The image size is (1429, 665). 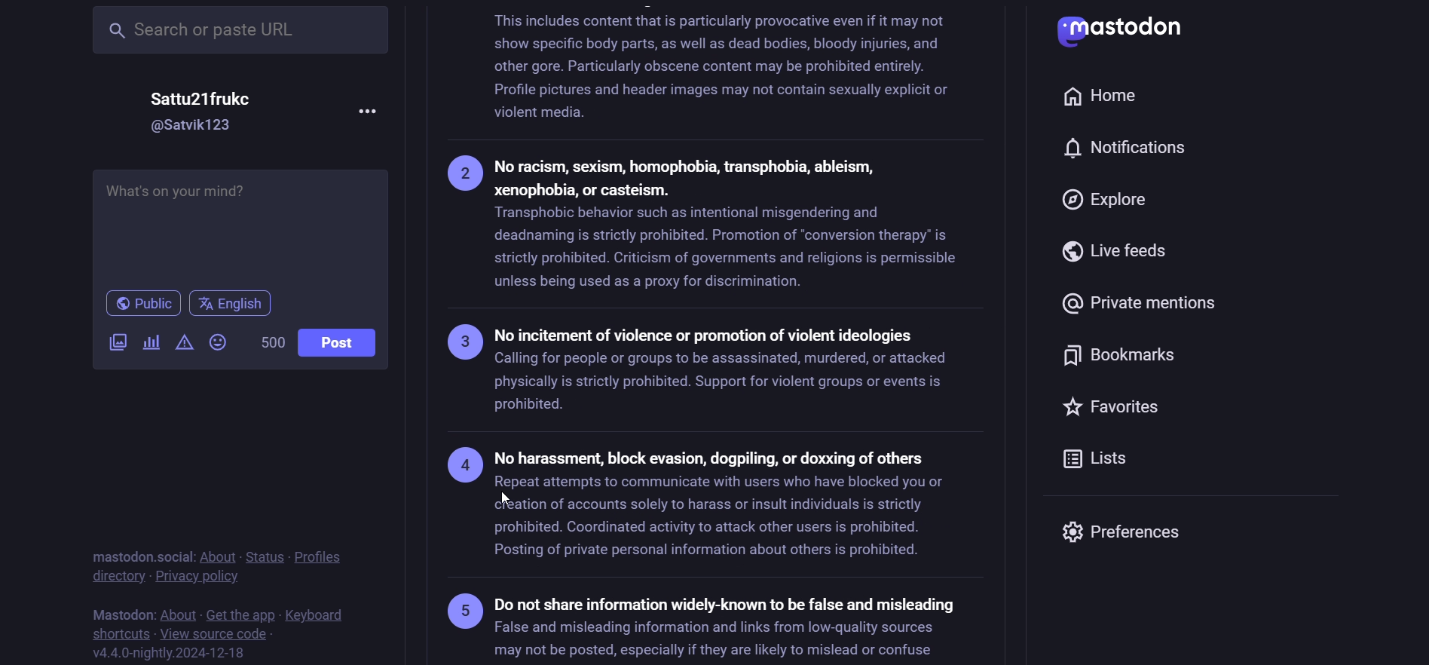 What do you see at coordinates (1134, 149) in the screenshot?
I see `notification` at bounding box center [1134, 149].